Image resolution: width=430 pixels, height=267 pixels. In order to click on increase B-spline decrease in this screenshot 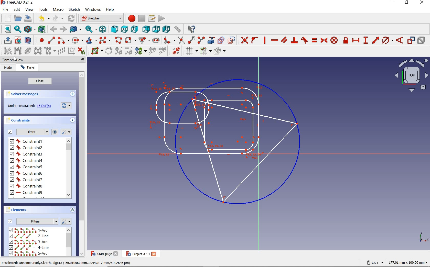, I will do `click(119, 51)`.